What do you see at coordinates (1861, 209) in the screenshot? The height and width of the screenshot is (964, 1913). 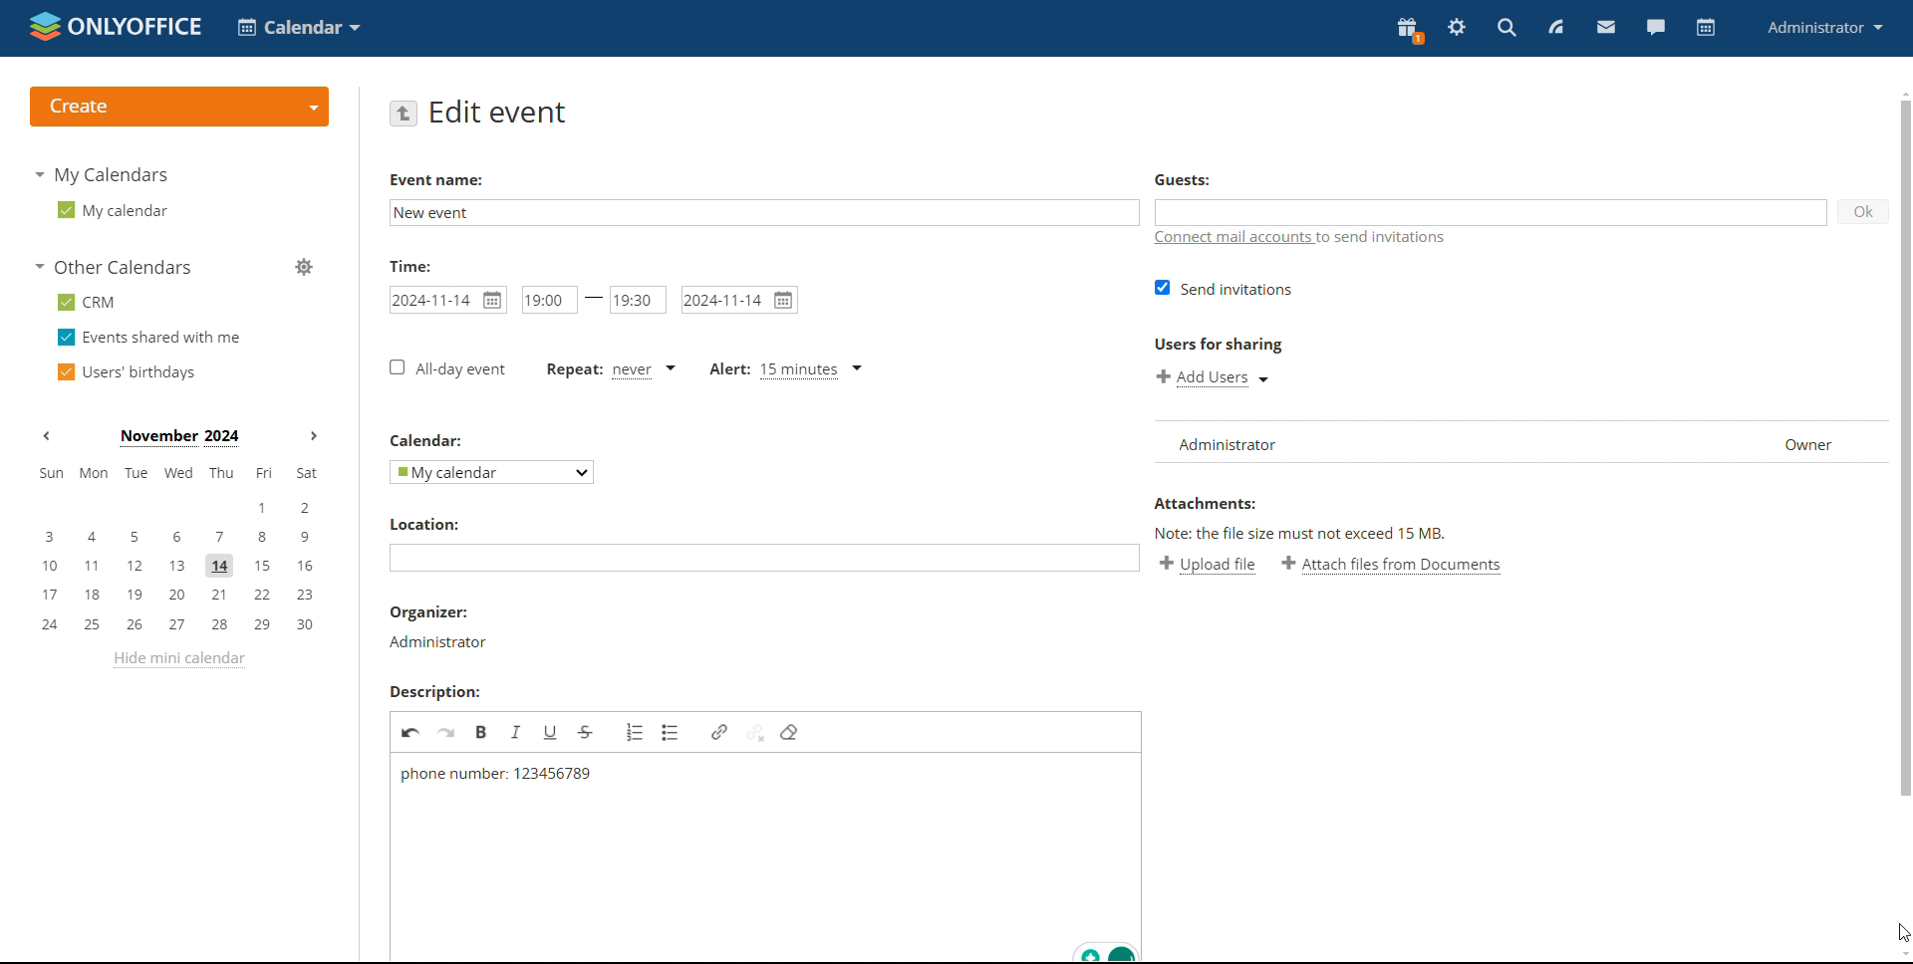 I see `ok` at bounding box center [1861, 209].